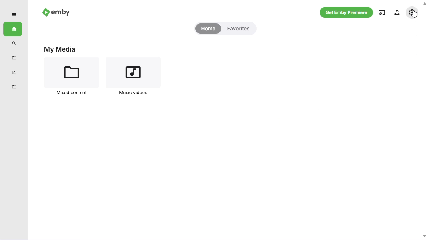 The image size is (427, 240). I want to click on mixed content, so click(72, 77).